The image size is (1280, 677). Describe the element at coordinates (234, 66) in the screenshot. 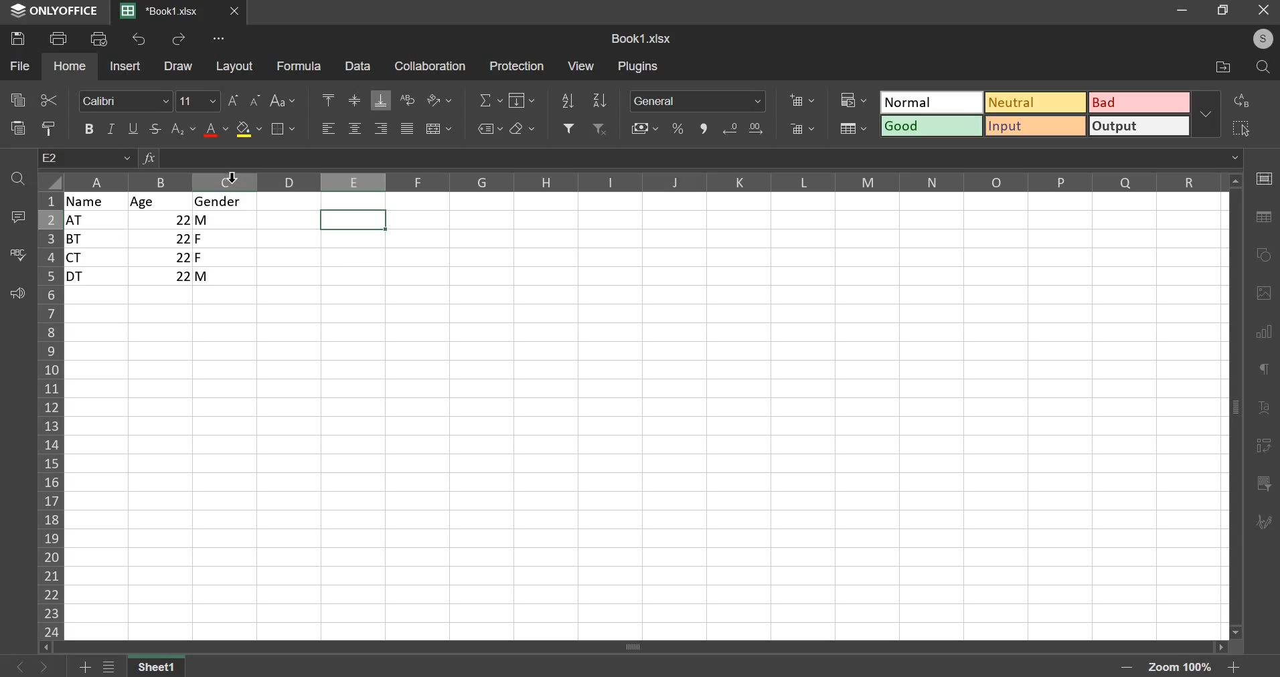

I see `layout` at that location.